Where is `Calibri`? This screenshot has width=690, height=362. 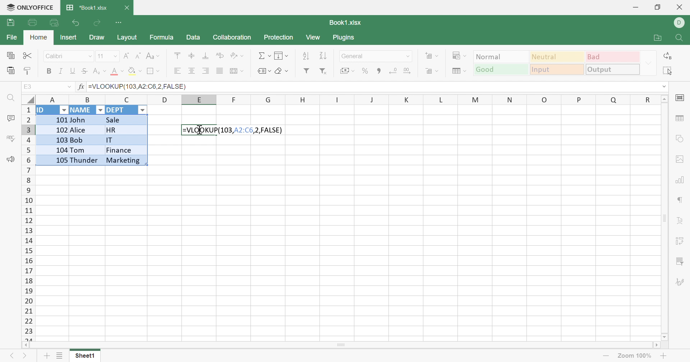 Calibri is located at coordinates (56, 56).